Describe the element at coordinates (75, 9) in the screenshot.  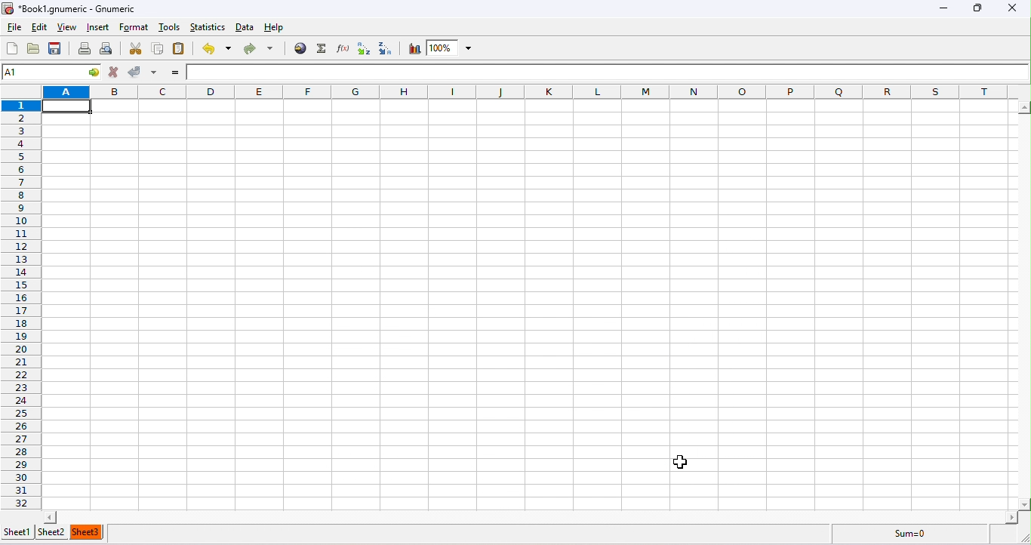
I see `*Book1.gnumeric - numeric` at that location.